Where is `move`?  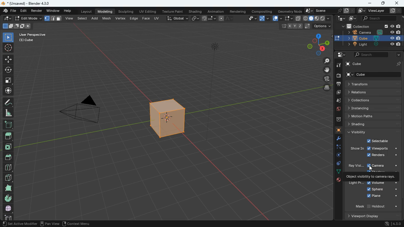
move is located at coordinates (328, 70).